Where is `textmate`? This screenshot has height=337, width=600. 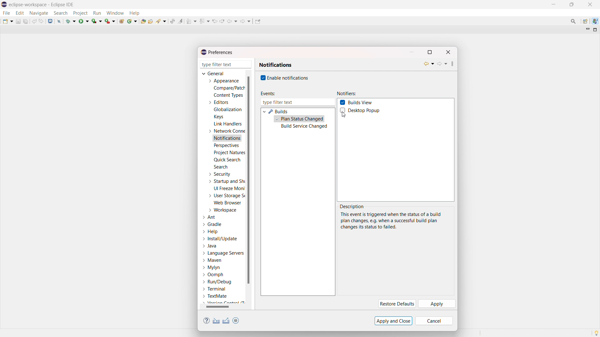
textmate is located at coordinates (216, 296).